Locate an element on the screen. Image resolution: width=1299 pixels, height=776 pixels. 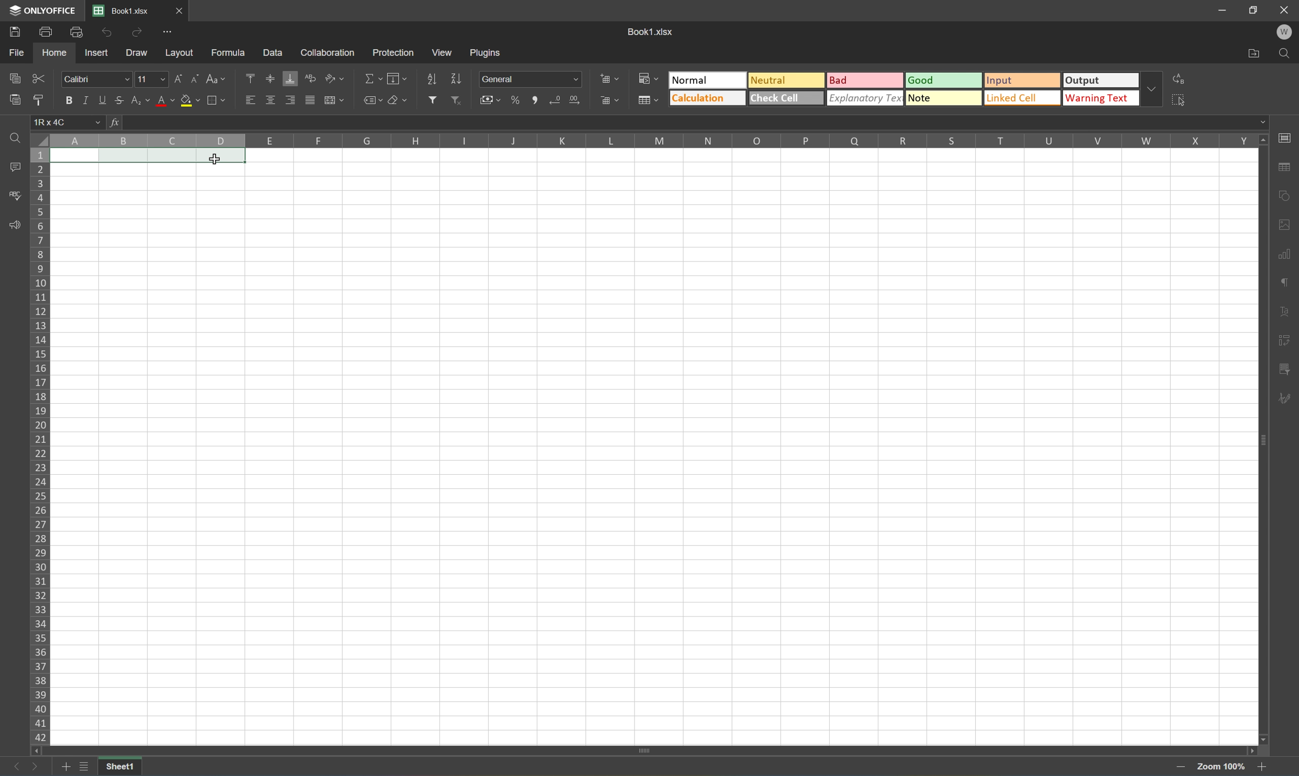
Align middle is located at coordinates (271, 78).